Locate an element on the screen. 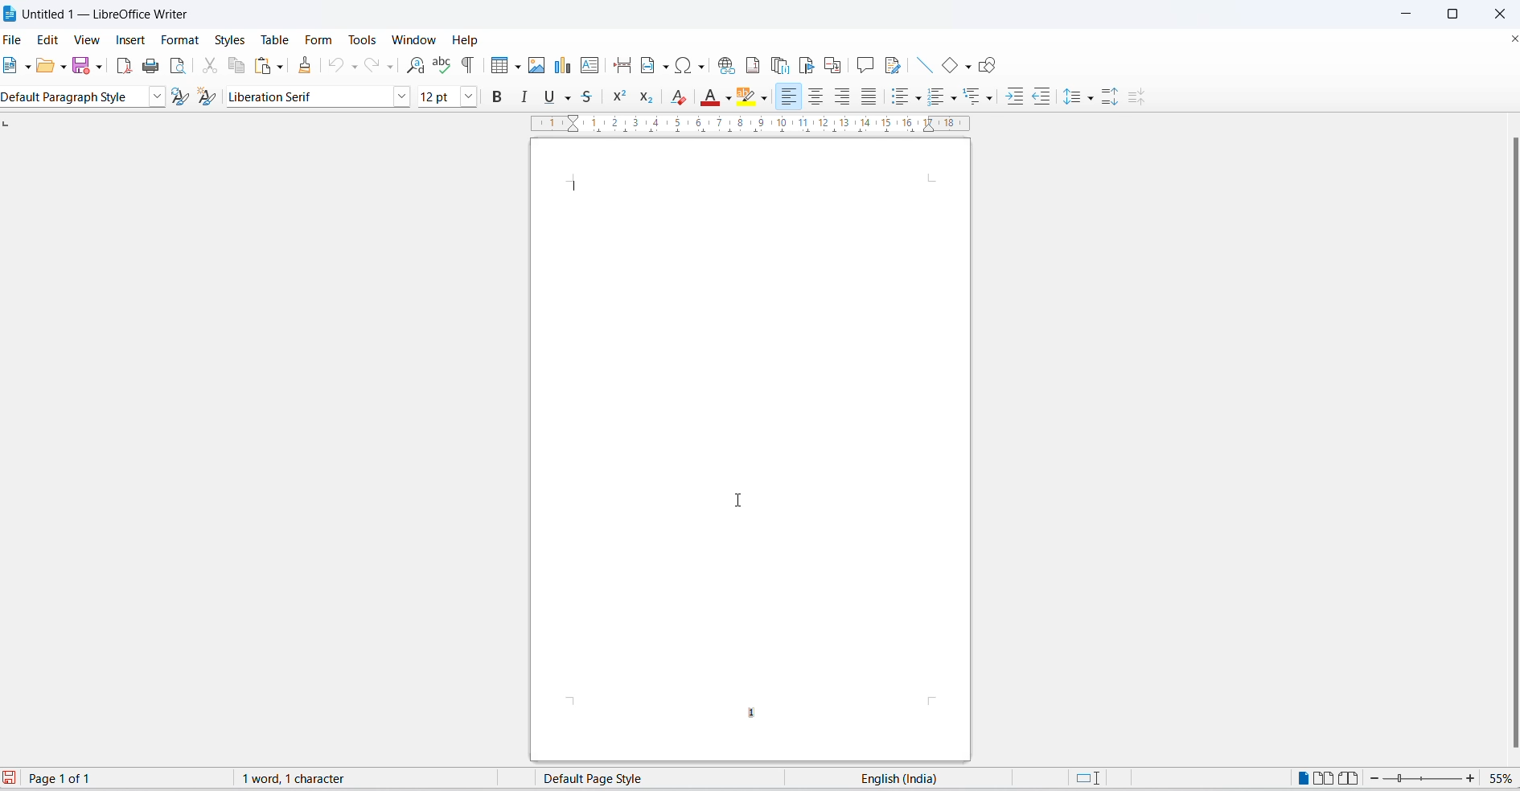 This screenshot has height=791, width=1520. font size options is located at coordinates (469, 96).